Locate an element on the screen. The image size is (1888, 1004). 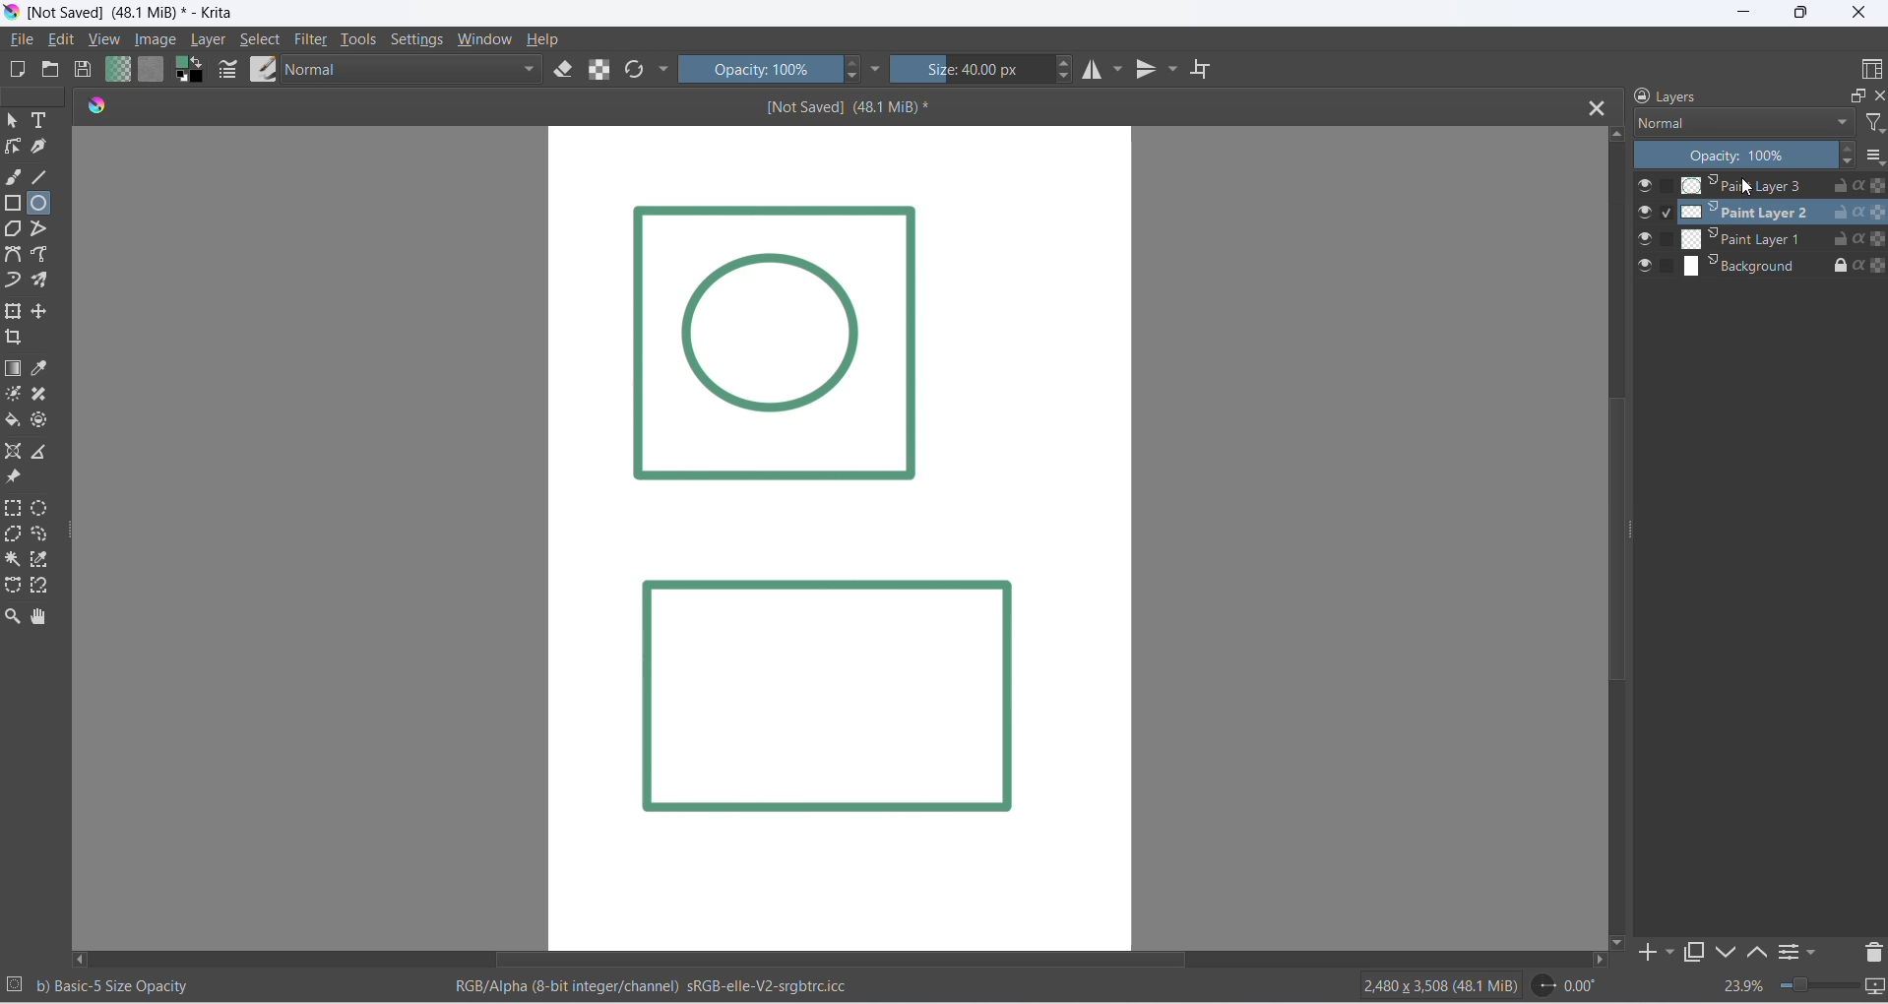
new file is located at coordinates (23, 69).